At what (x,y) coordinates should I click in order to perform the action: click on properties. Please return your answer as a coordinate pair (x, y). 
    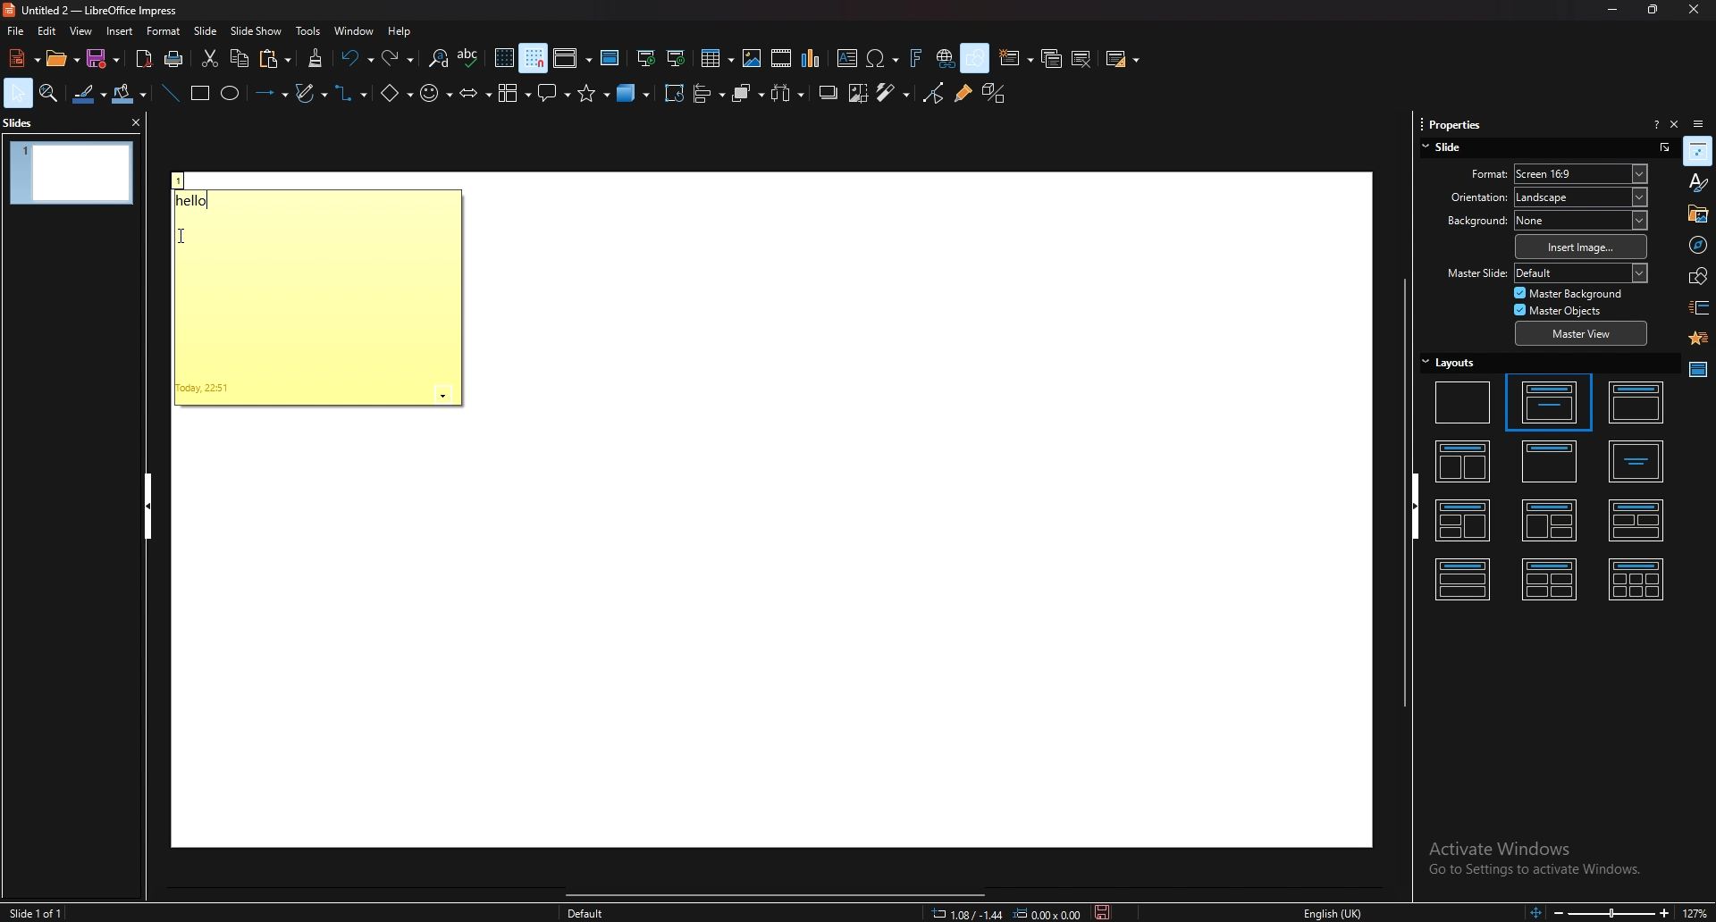
    Looking at the image, I should click on (1451, 122).